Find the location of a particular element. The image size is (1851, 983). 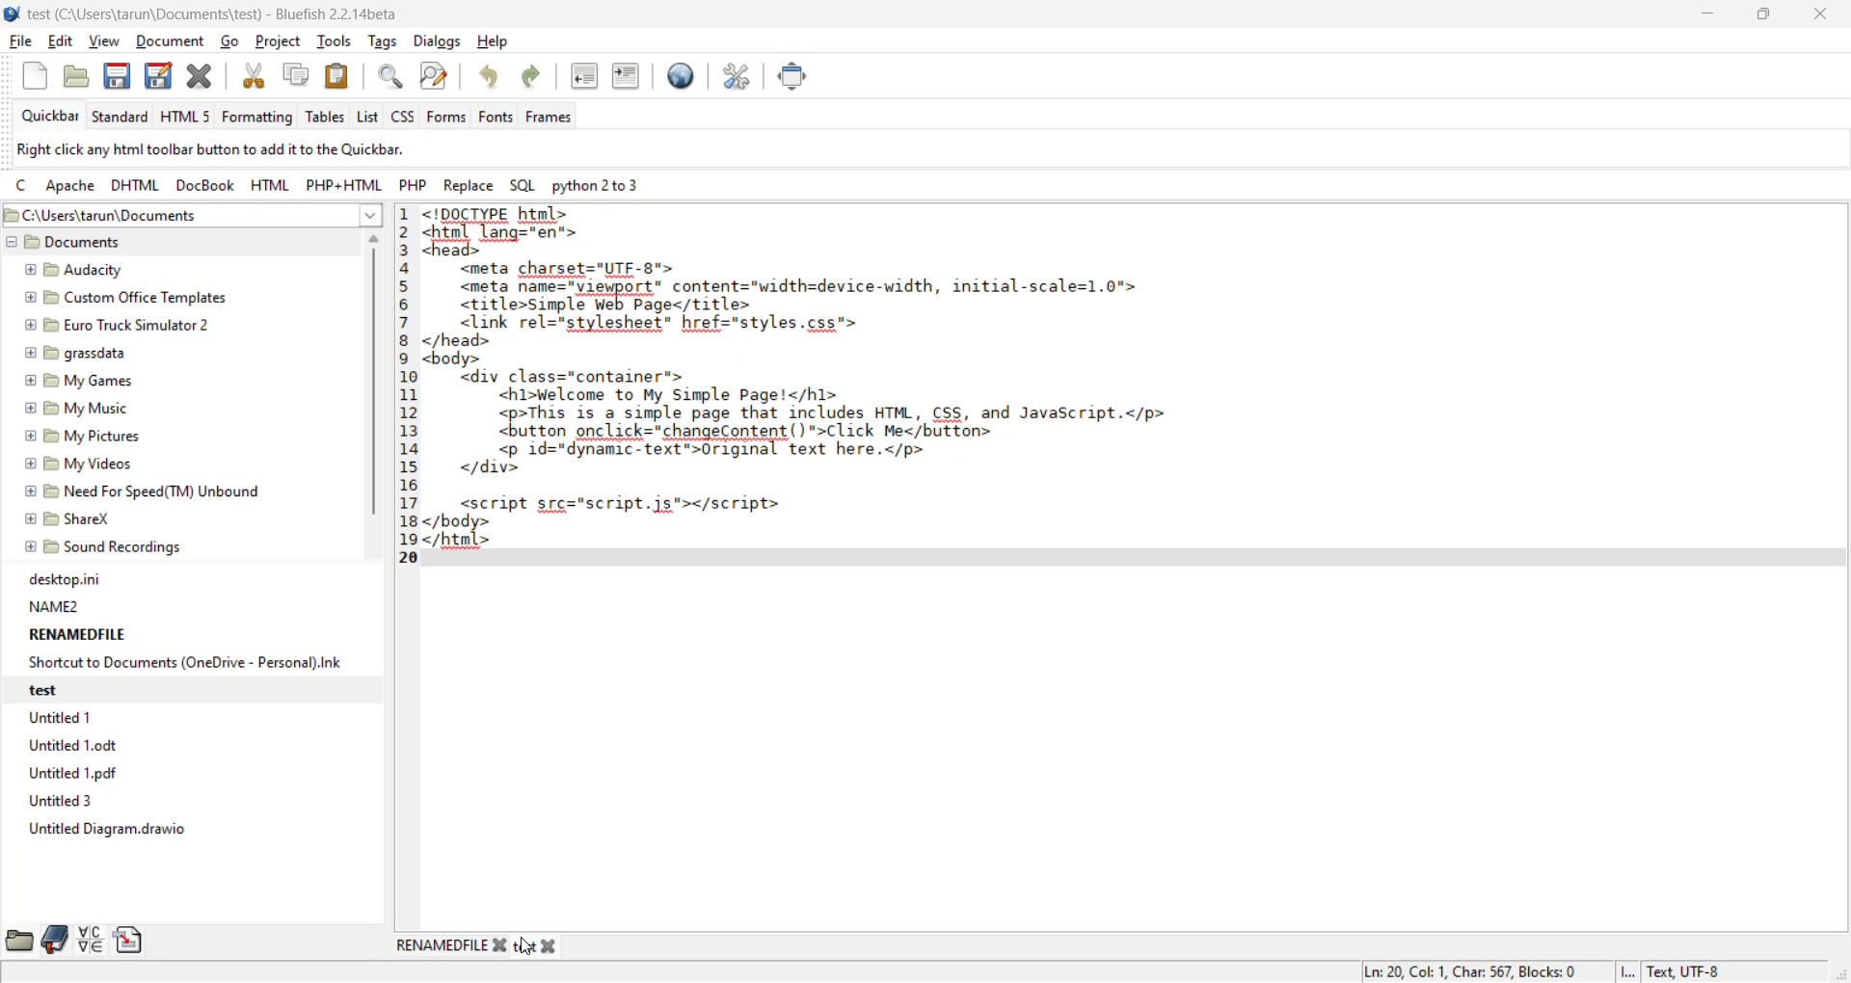

help is located at coordinates (497, 45).